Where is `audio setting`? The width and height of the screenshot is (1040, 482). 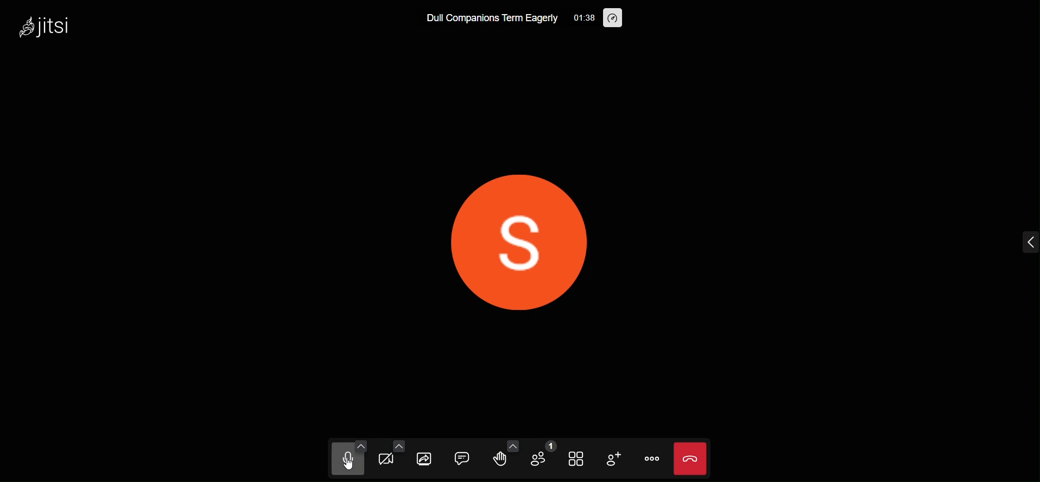
audio setting is located at coordinates (360, 444).